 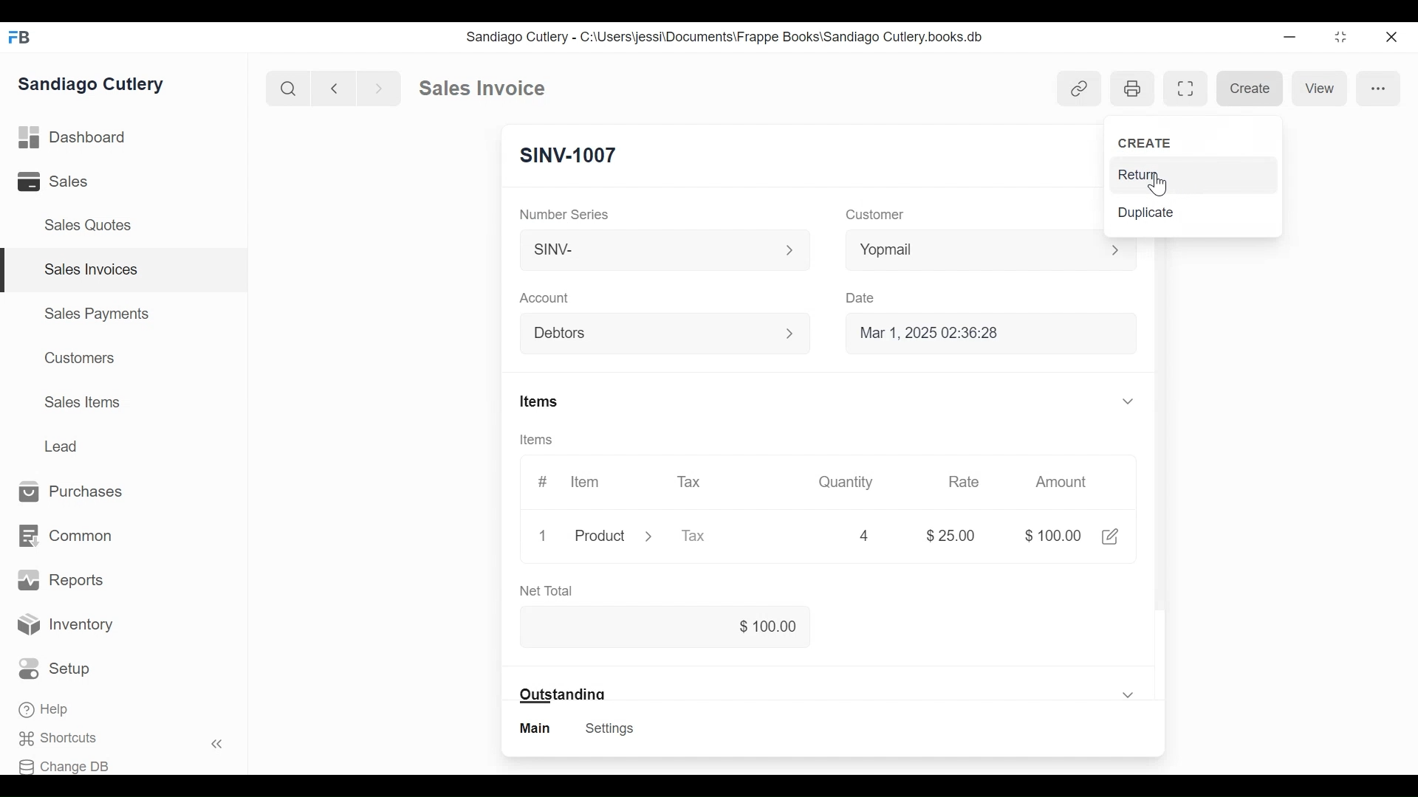 I want to click on  Sales, so click(x=50, y=181).